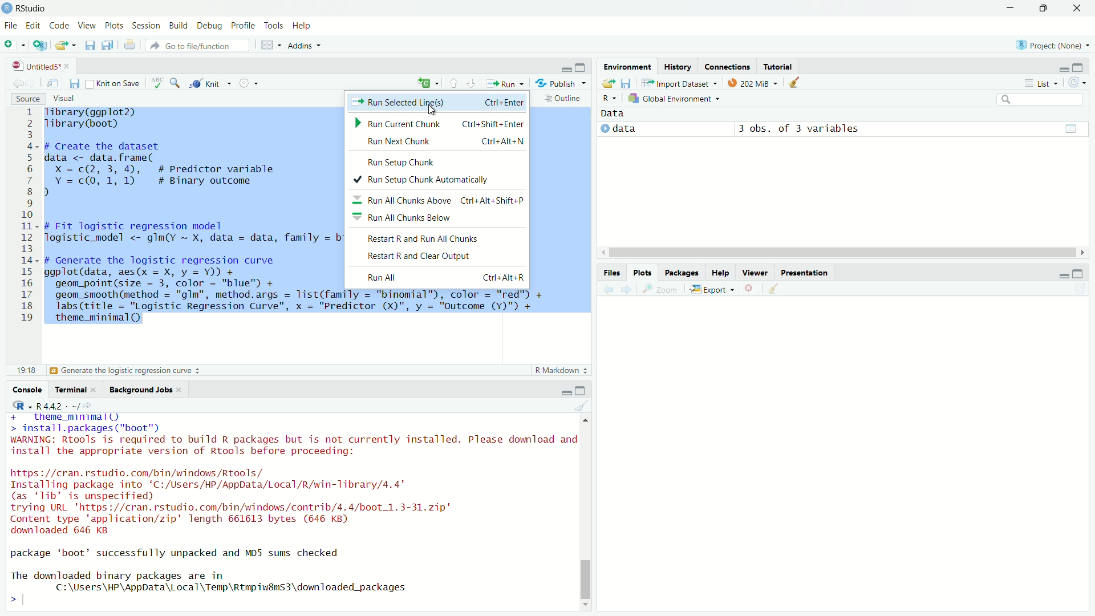  I want to click on Remove current plot, so click(752, 288).